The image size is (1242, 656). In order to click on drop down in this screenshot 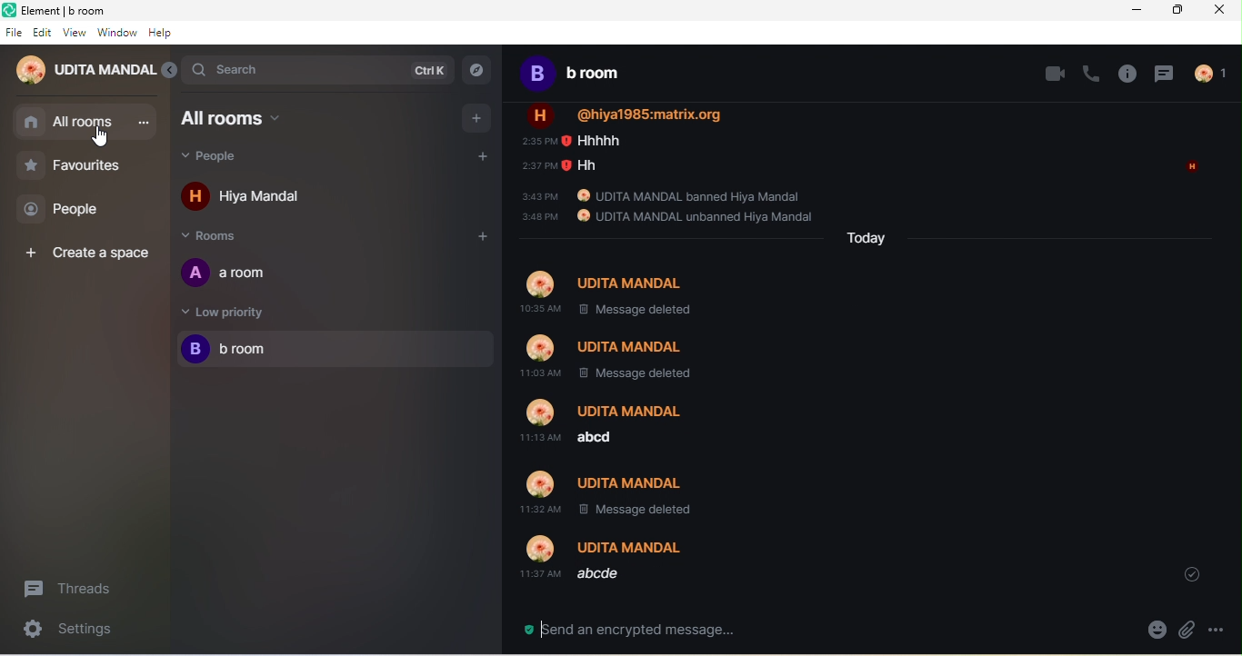, I will do `click(1193, 573)`.